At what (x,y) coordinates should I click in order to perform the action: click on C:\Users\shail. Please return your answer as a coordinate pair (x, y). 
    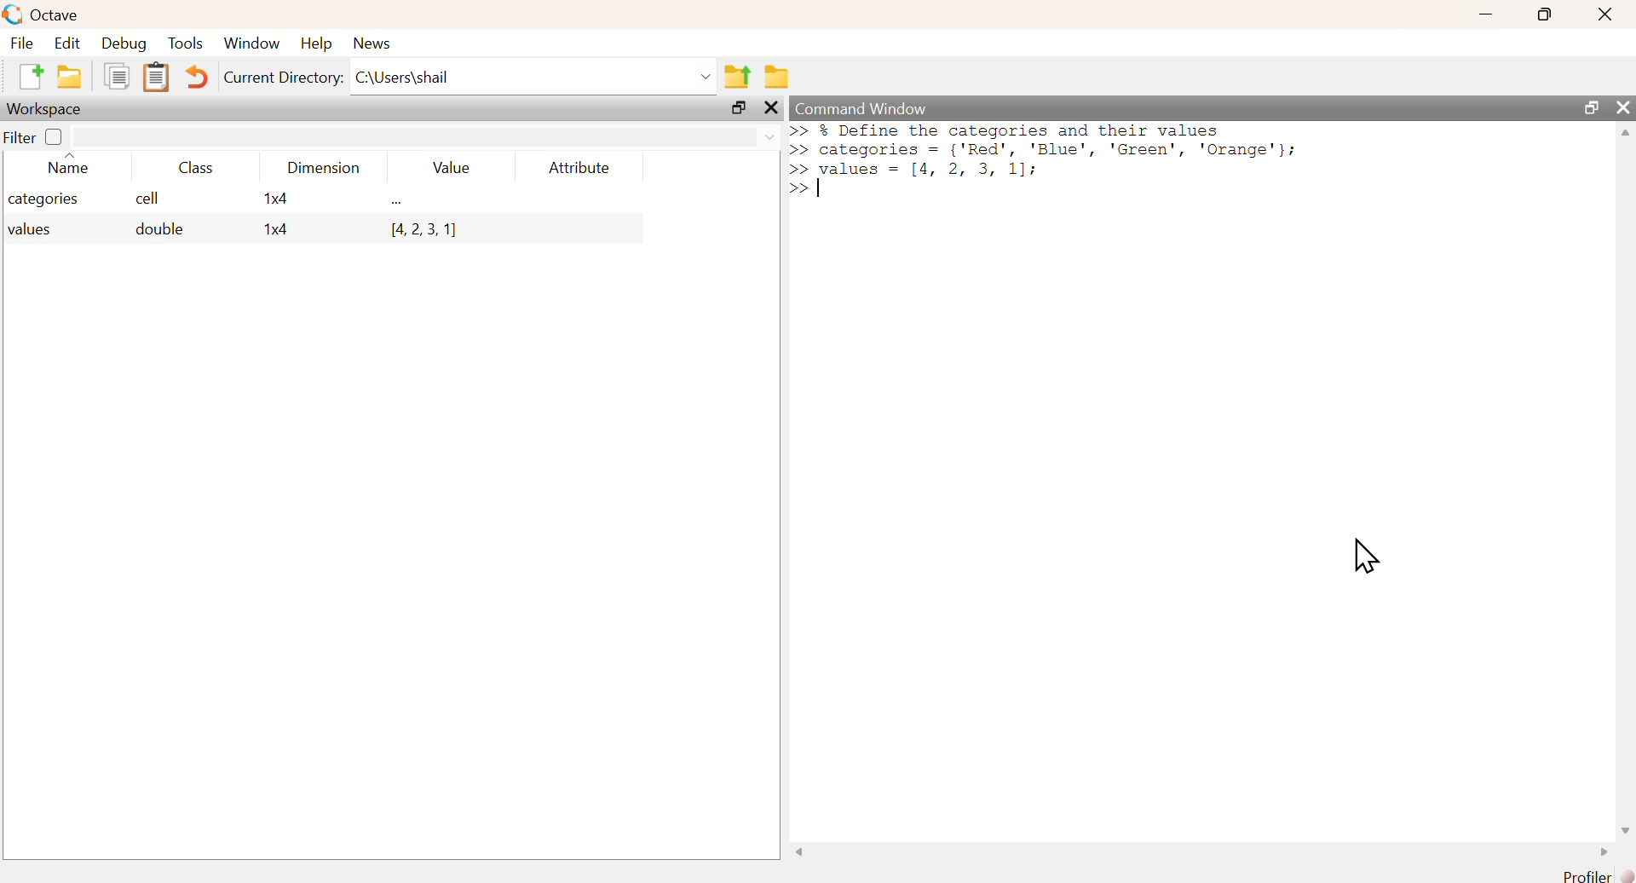
    Looking at the image, I should click on (403, 77).